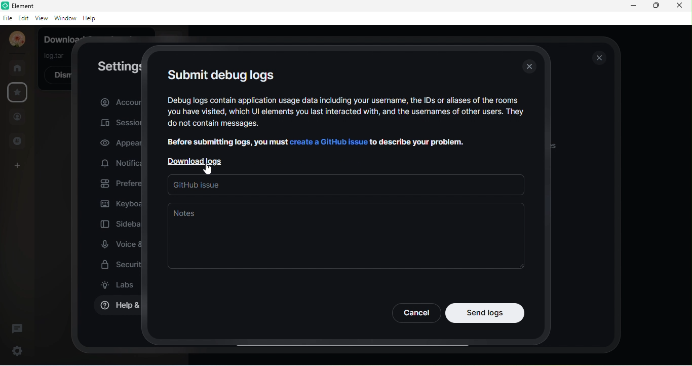 The height and width of the screenshot is (366, 692). What do you see at coordinates (631, 6) in the screenshot?
I see `minimize` at bounding box center [631, 6].